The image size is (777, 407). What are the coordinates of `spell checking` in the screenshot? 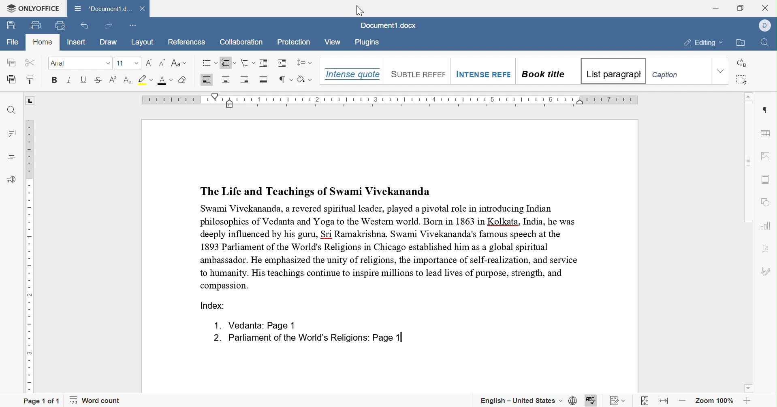 It's located at (590, 401).